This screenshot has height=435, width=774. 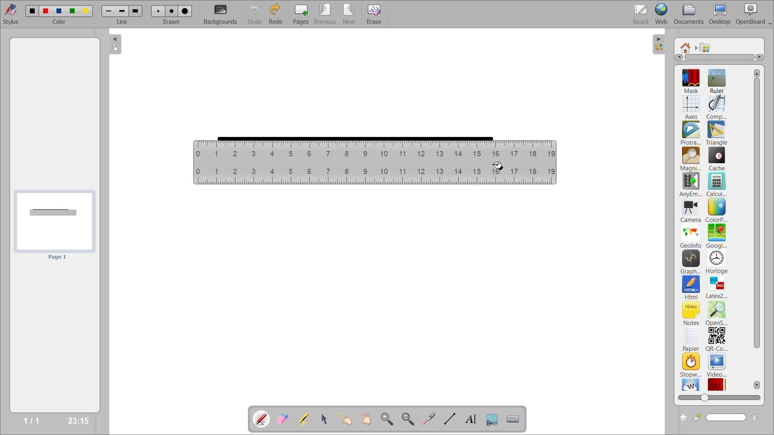 What do you see at coordinates (718, 314) in the screenshot?
I see `openstreetmap` at bounding box center [718, 314].